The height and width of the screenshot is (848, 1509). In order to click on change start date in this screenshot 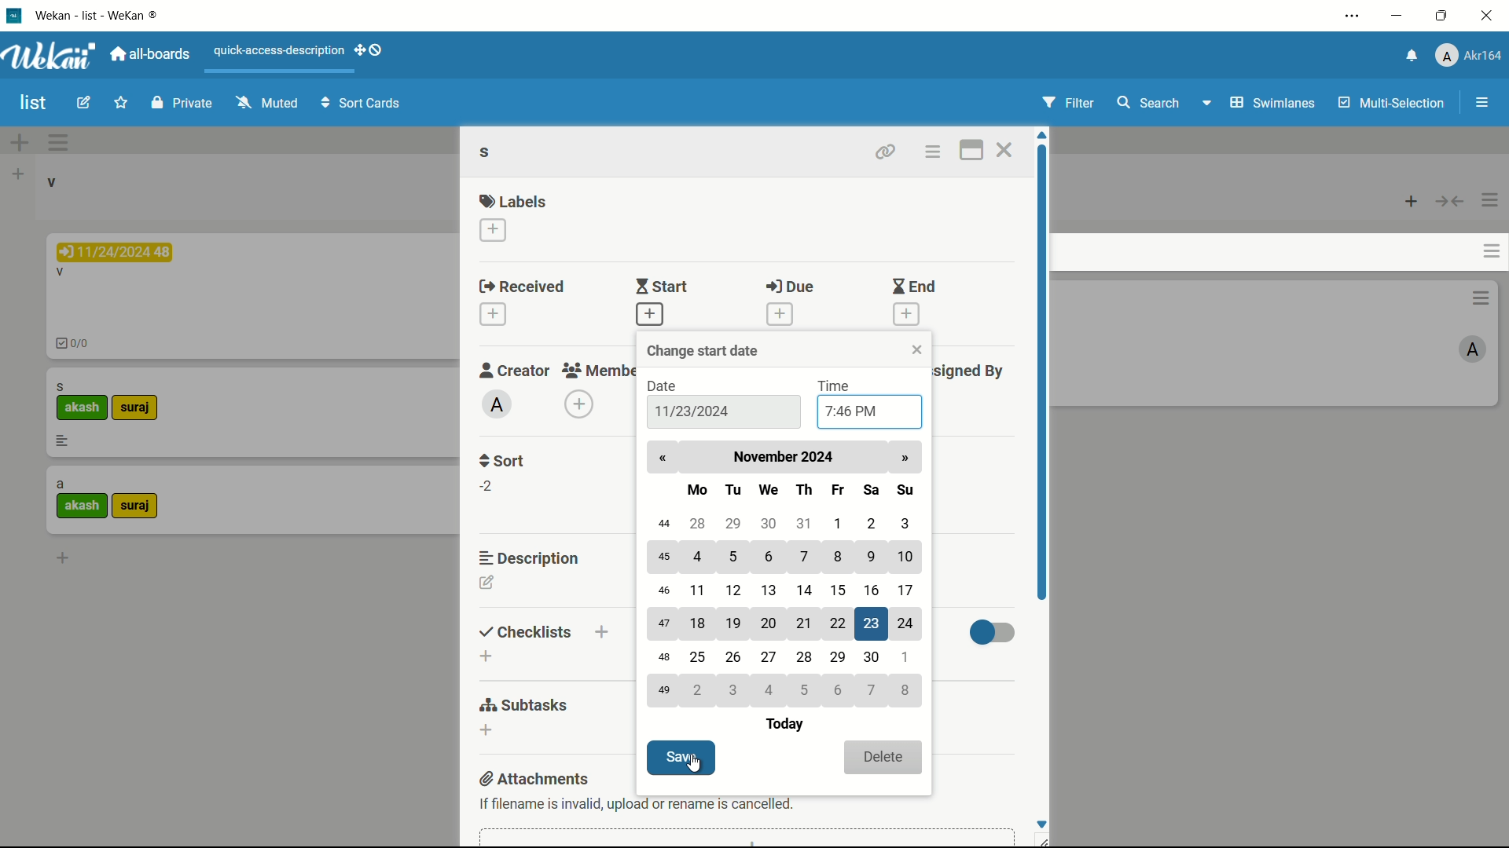, I will do `click(706, 350)`.